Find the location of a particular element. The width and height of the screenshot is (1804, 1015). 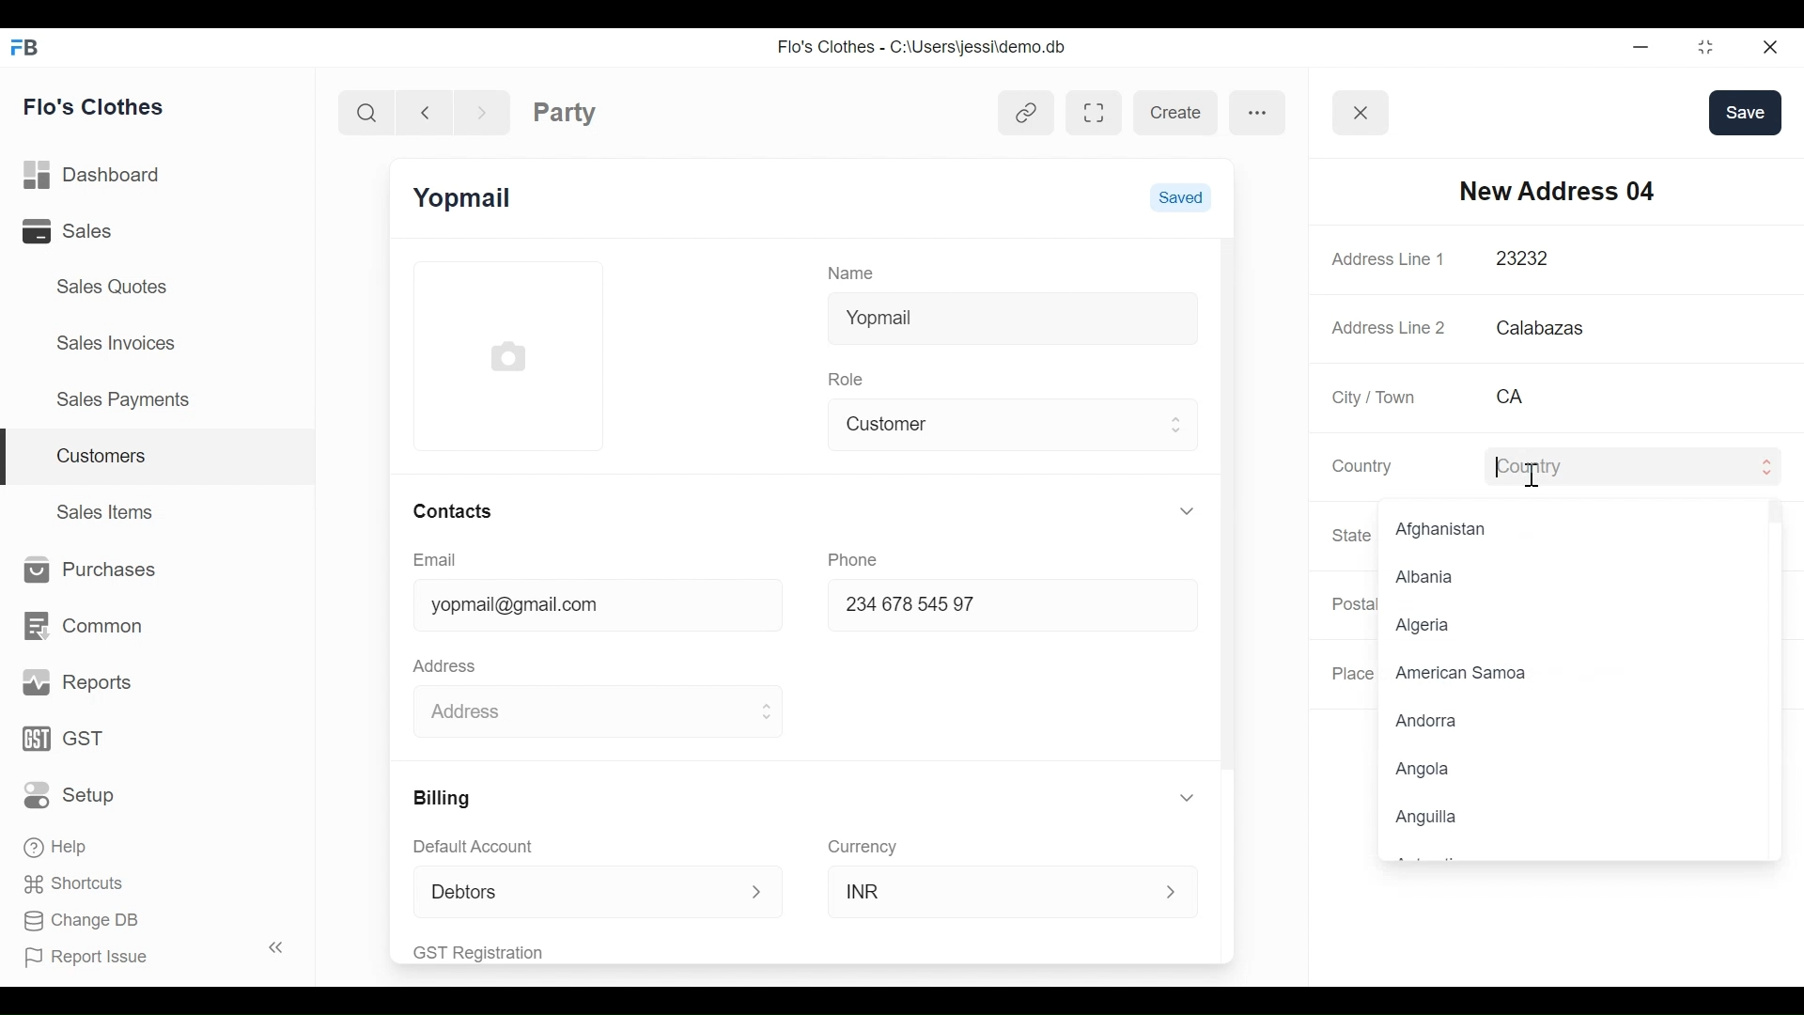

Anguilla is located at coordinates (1427, 817).